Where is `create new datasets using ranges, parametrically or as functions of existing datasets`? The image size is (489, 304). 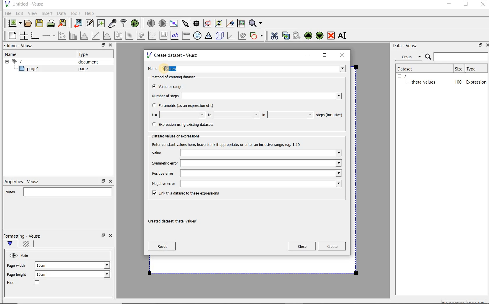 create new datasets using ranges, parametrically or as functions of existing datasets is located at coordinates (101, 24).